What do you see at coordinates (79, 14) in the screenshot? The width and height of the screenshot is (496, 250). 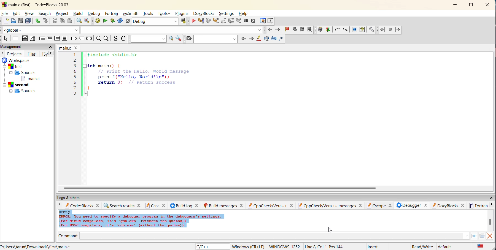 I see `build` at bounding box center [79, 14].